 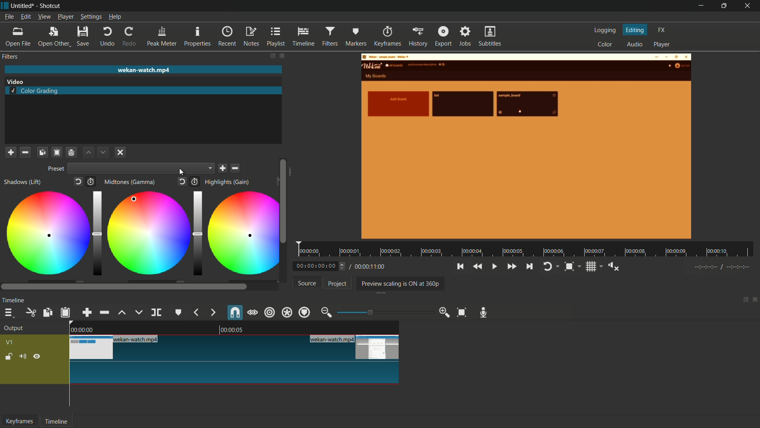 What do you see at coordinates (726, 268) in the screenshot?
I see `----:-- /` at bounding box center [726, 268].